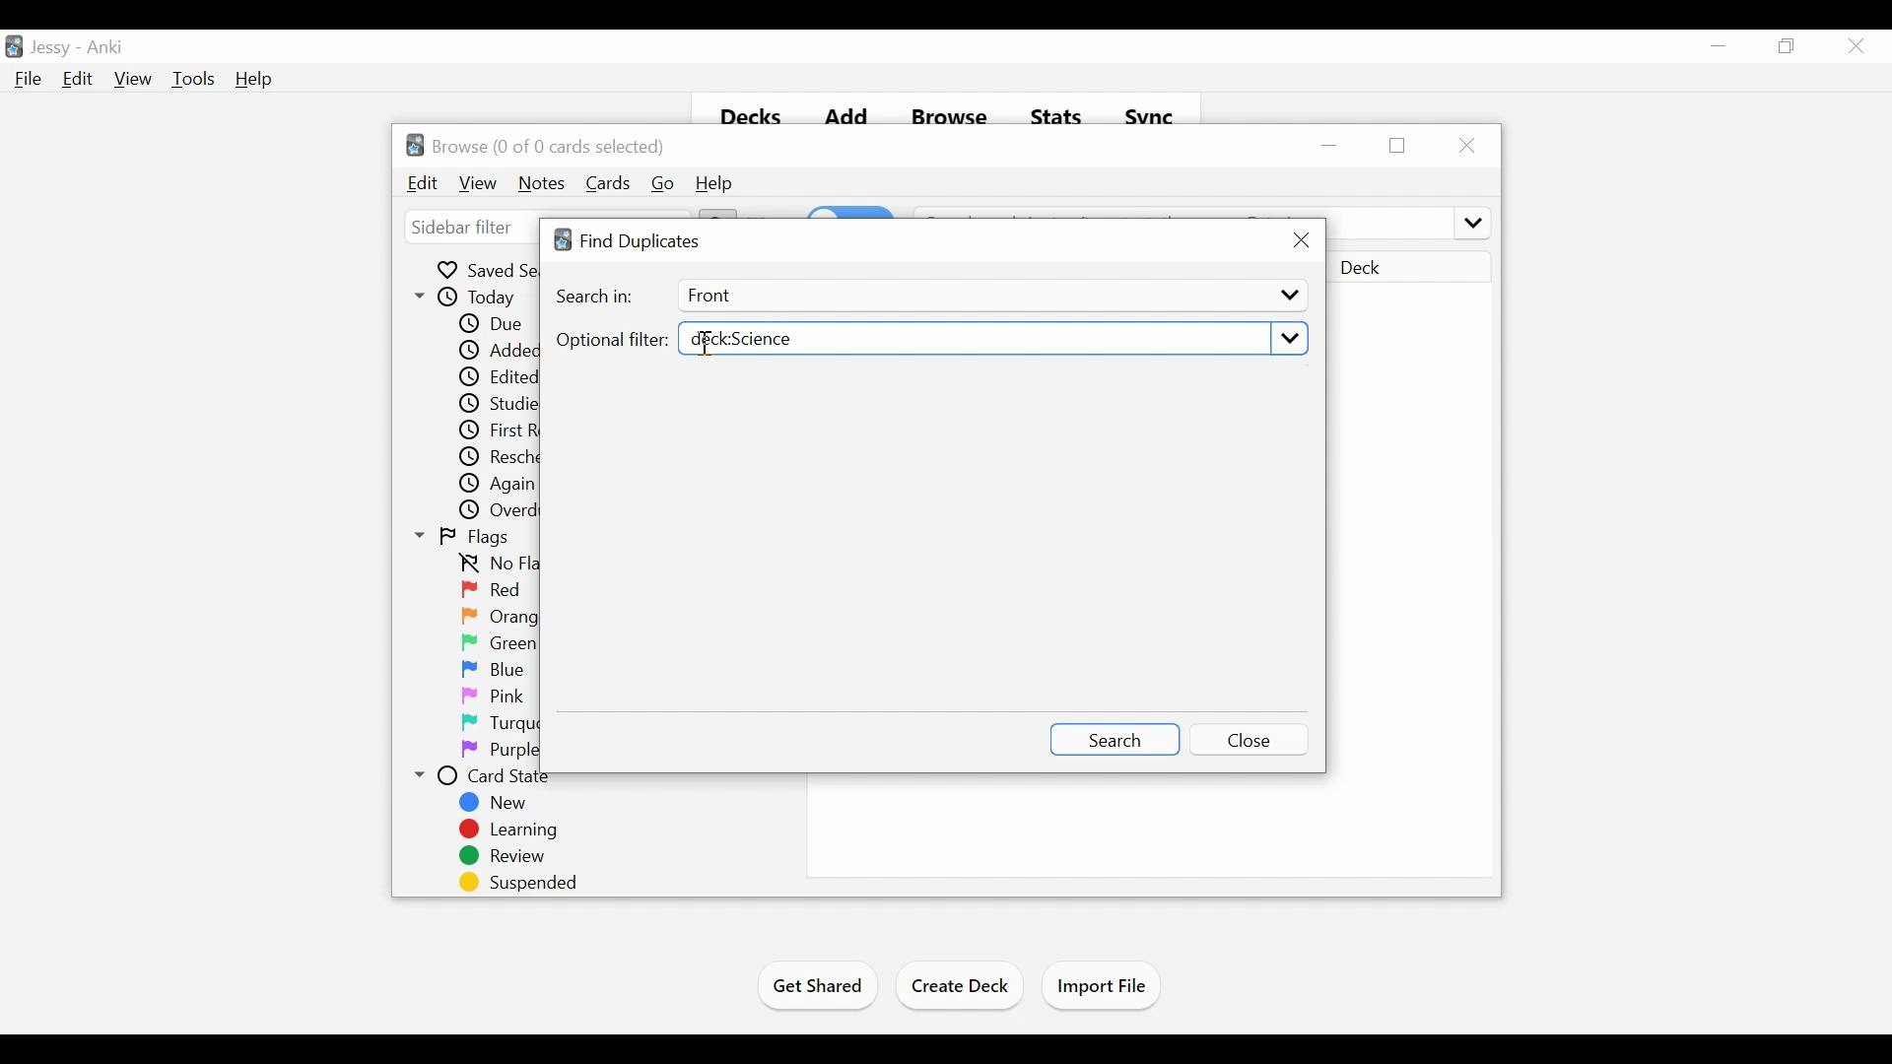 The image size is (1892, 1064). What do you see at coordinates (1854, 45) in the screenshot?
I see `Close` at bounding box center [1854, 45].